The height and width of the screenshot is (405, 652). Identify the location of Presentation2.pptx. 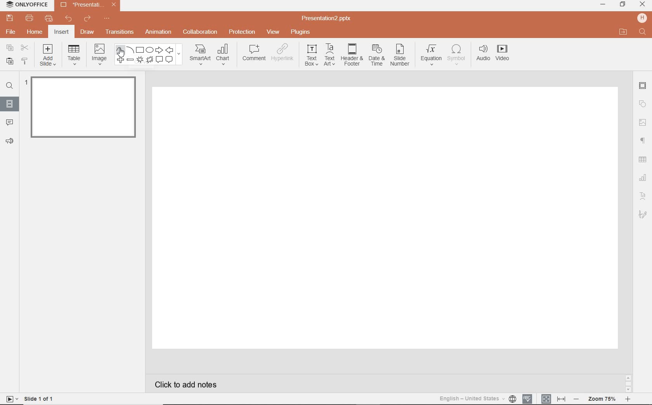
(88, 6).